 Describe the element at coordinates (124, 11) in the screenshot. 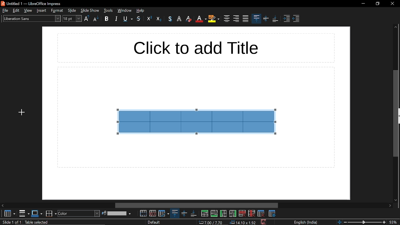

I see `window` at that location.